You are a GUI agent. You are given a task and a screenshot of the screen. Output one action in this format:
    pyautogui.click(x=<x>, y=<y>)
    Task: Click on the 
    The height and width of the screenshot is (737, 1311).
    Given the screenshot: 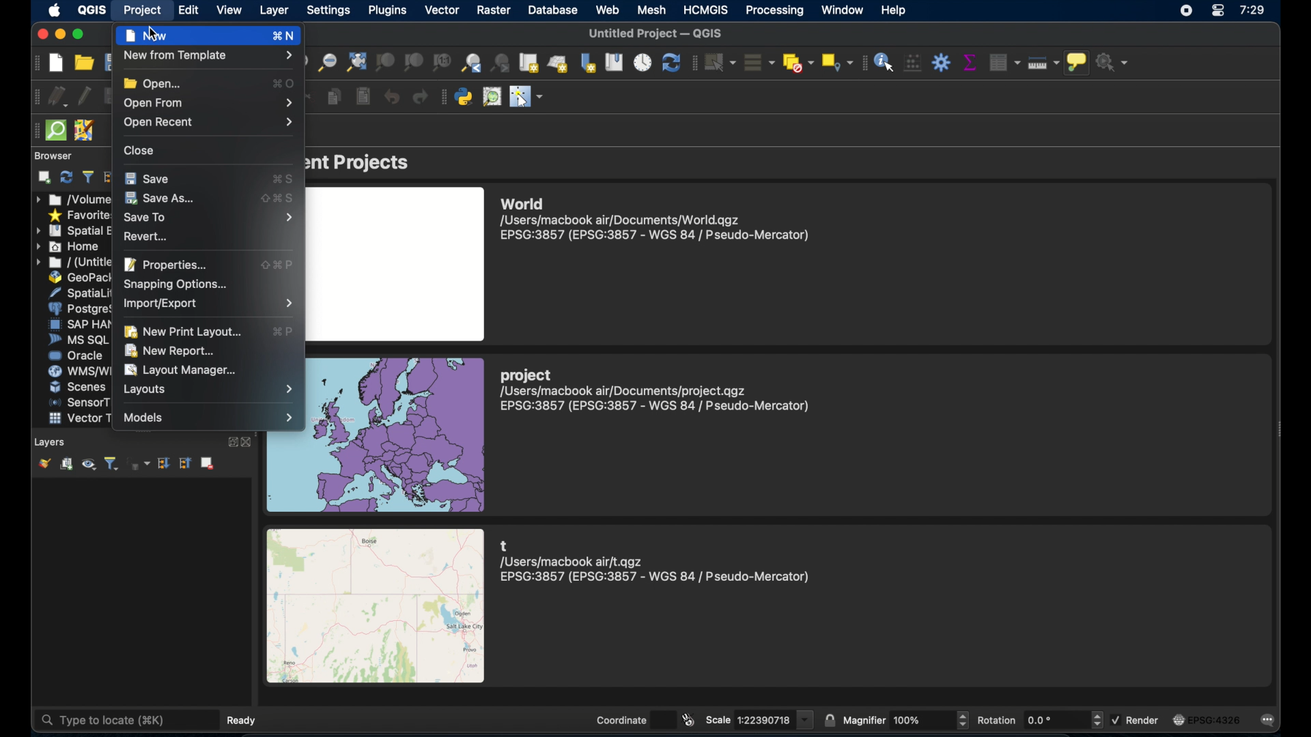 What is the action you would take?
    pyautogui.click(x=965, y=720)
    